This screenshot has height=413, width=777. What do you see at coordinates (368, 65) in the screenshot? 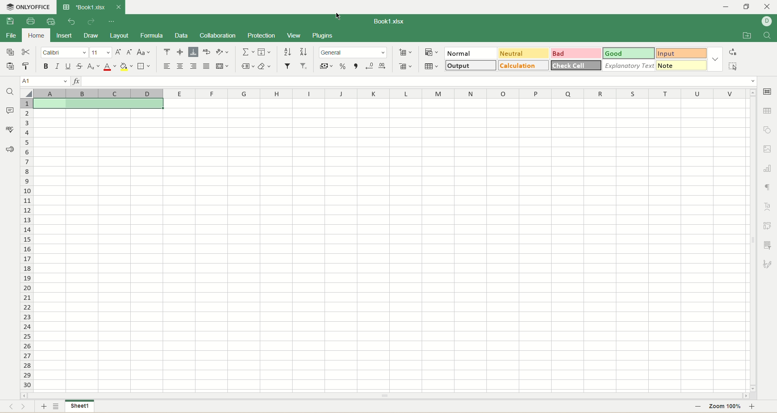
I see `decrease decimal` at bounding box center [368, 65].